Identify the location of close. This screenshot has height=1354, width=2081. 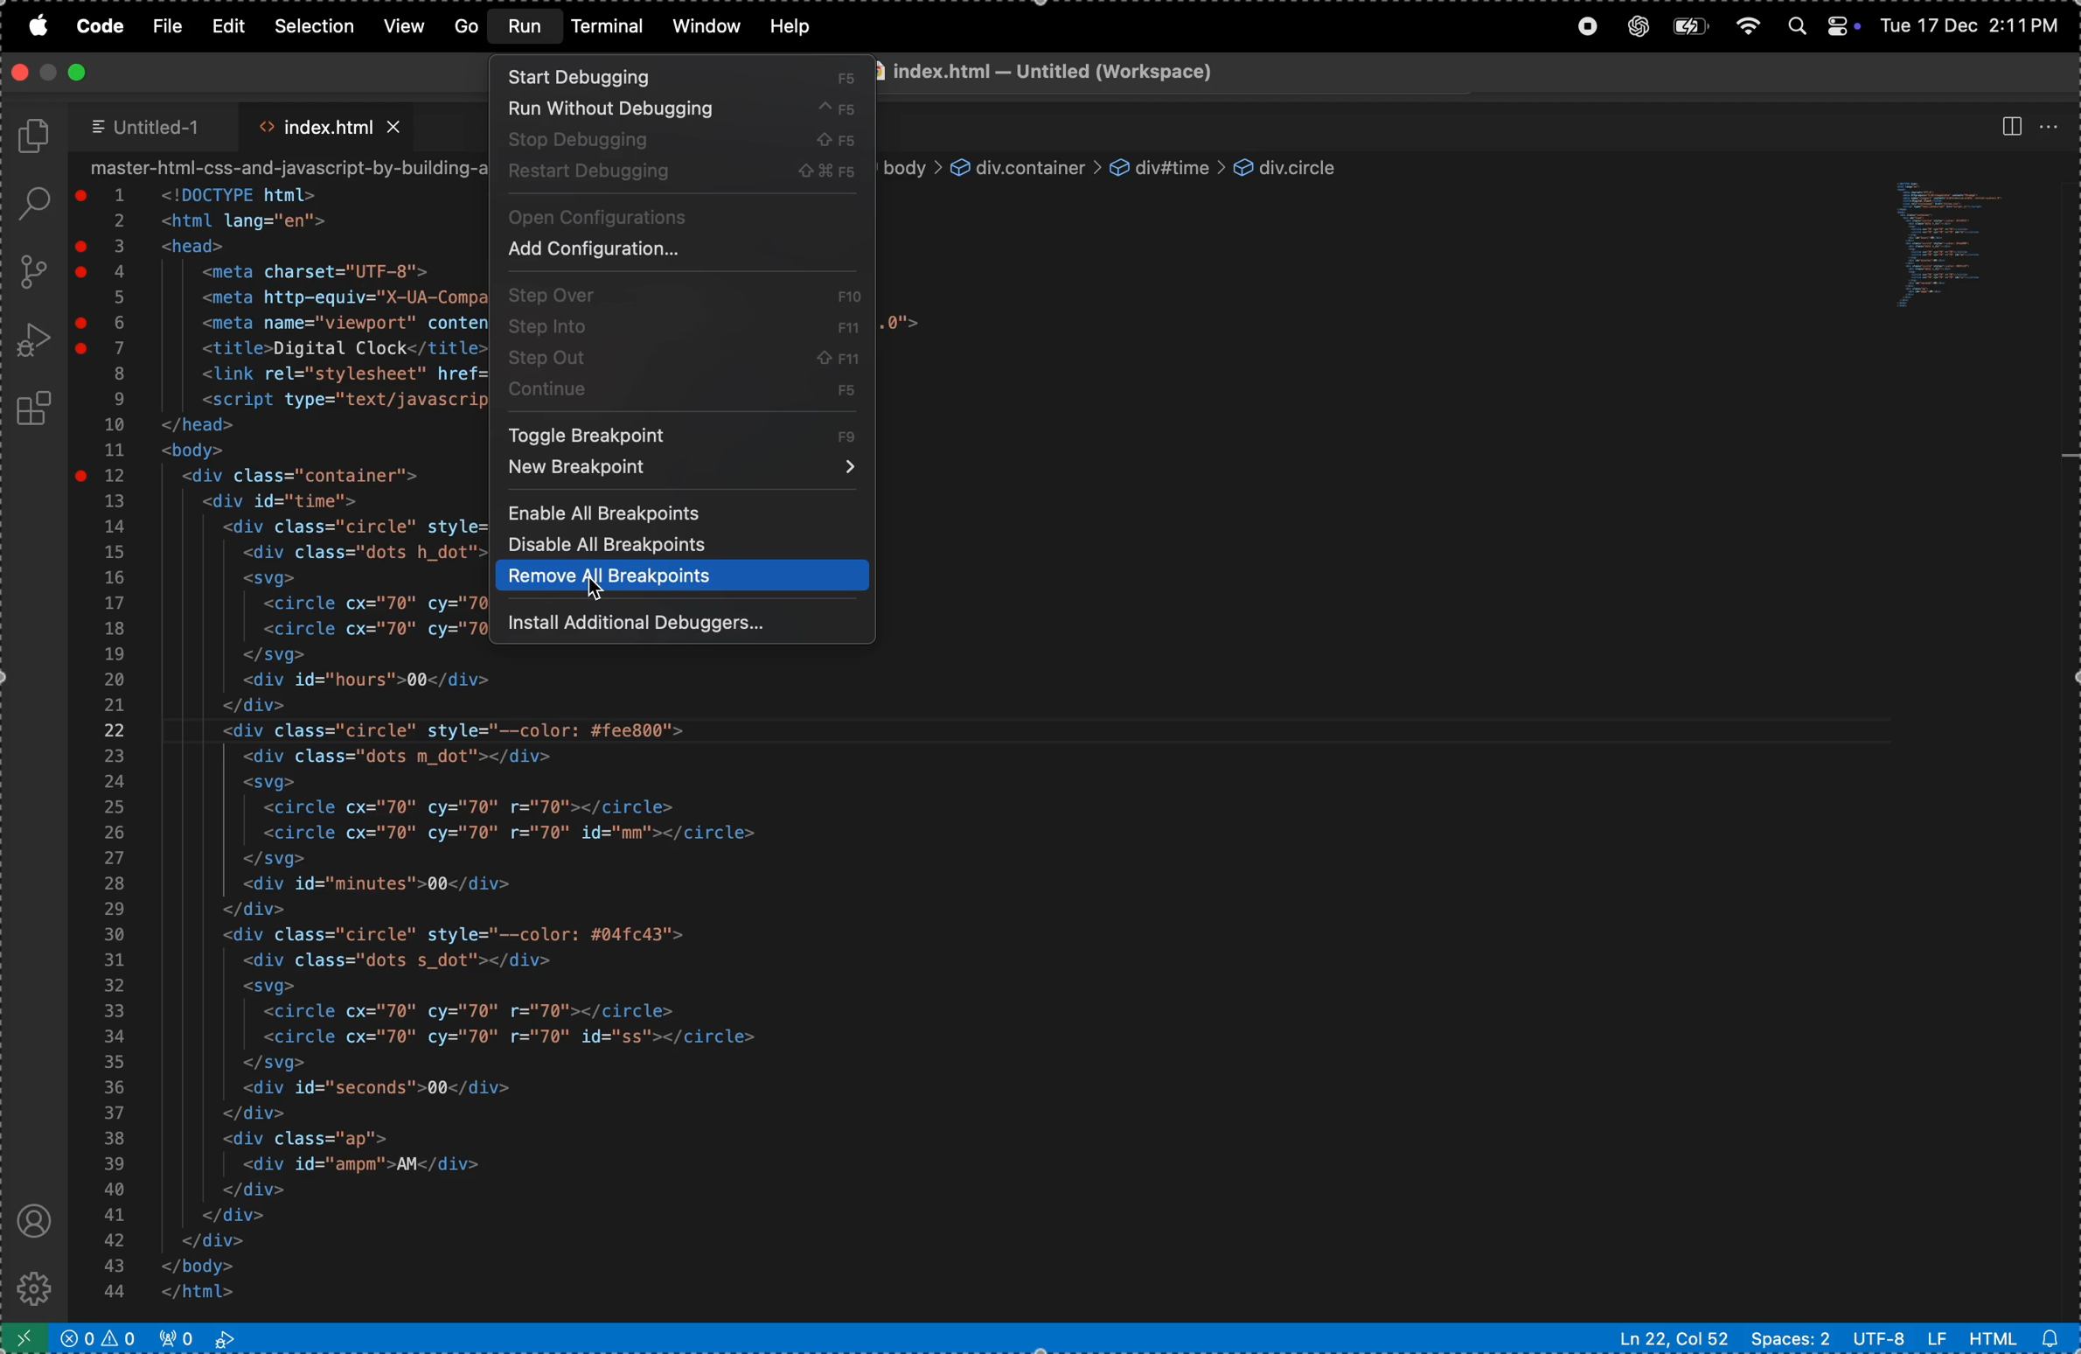
(20, 71).